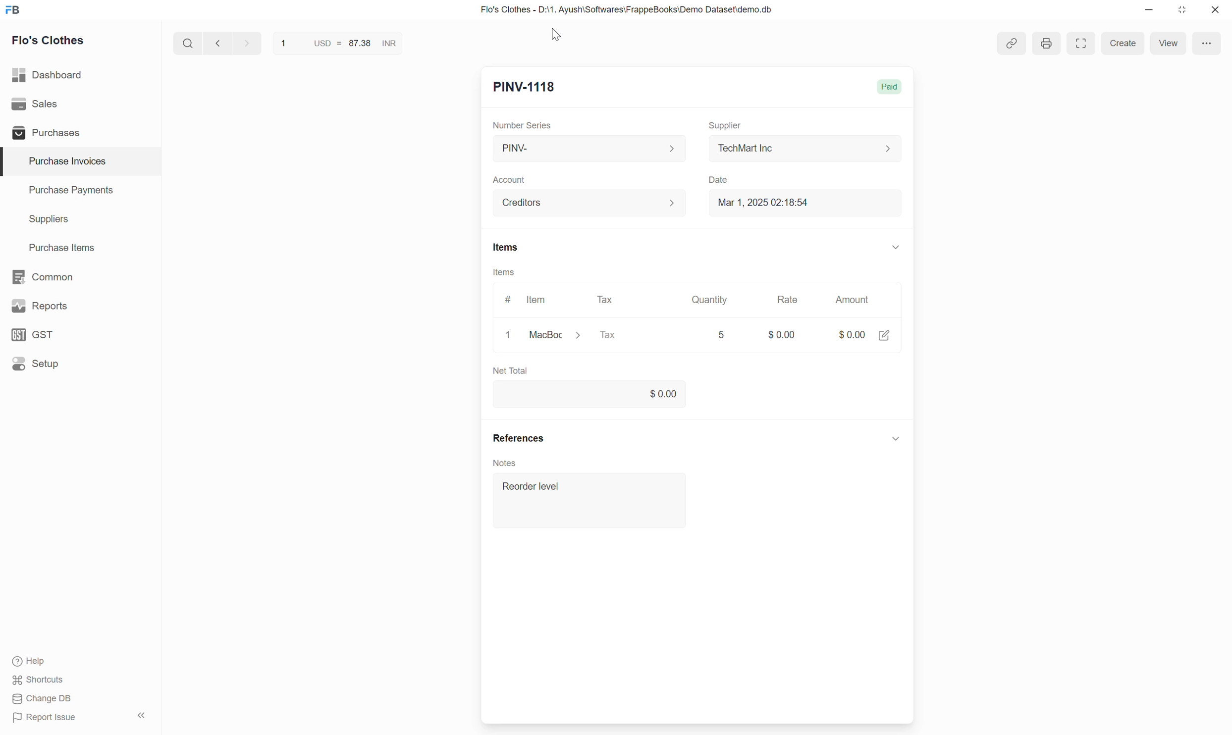 The height and width of the screenshot is (735, 1232). I want to click on view linked entries, so click(1013, 45).